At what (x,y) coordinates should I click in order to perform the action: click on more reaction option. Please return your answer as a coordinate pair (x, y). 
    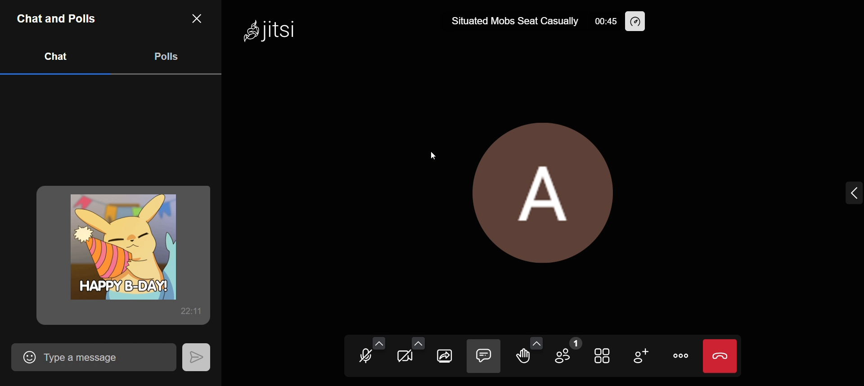
    Looking at the image, I should click on (535, 341).